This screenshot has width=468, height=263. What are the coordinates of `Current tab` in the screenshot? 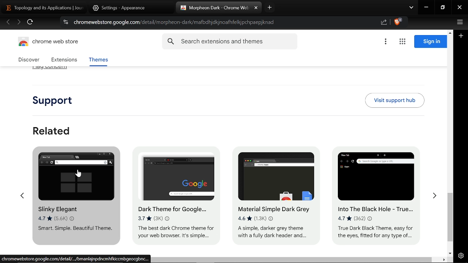 It's located at (214, 8).